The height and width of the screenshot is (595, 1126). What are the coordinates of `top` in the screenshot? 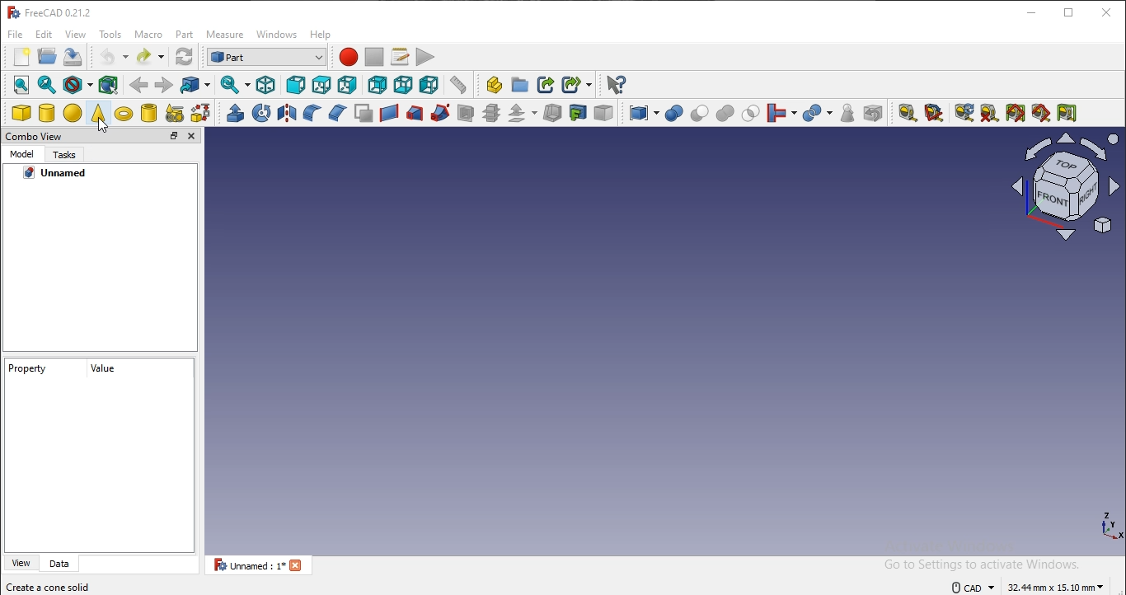 It's located at (320, 84).